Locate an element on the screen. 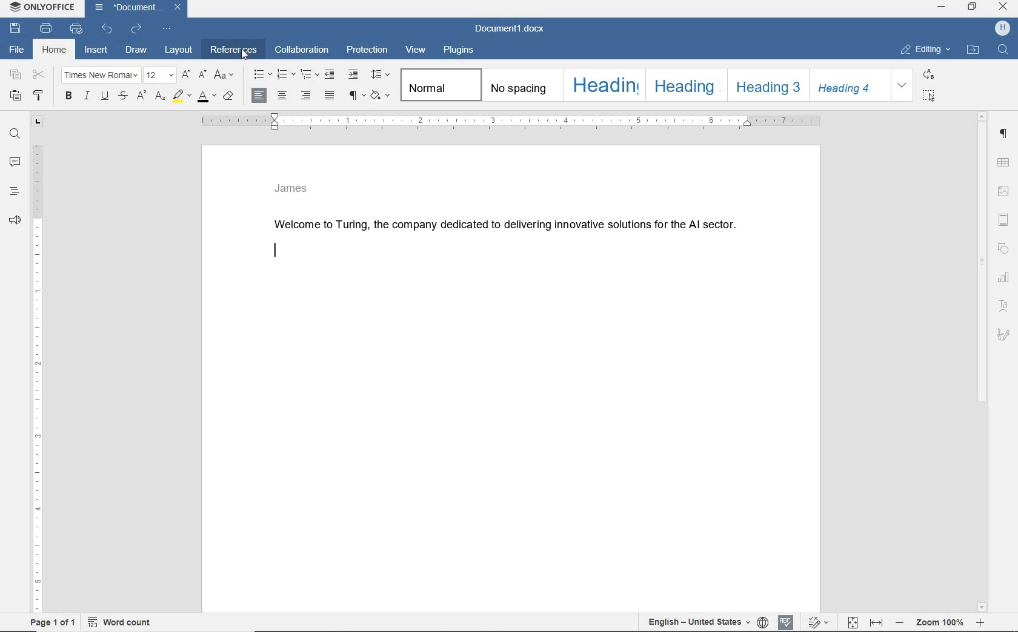 This screenshot has width=1018, height=632. align right is located at coordinates (306, 95).